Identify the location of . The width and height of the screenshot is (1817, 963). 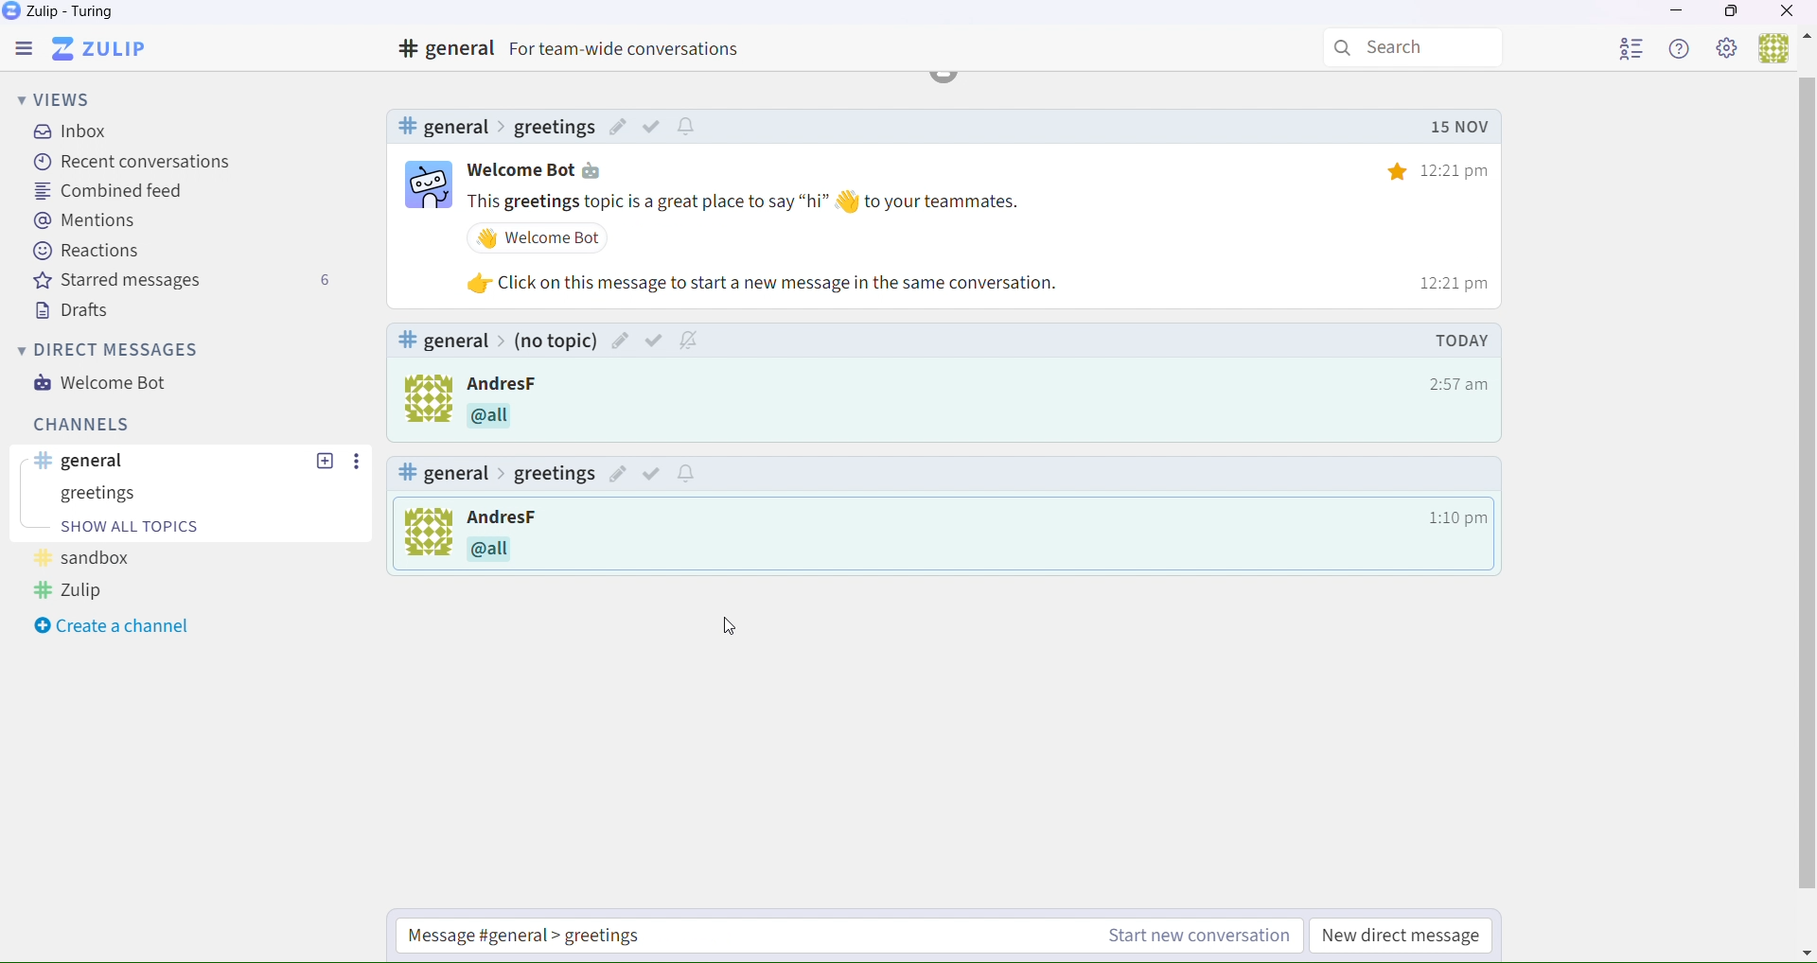
(656, 339).